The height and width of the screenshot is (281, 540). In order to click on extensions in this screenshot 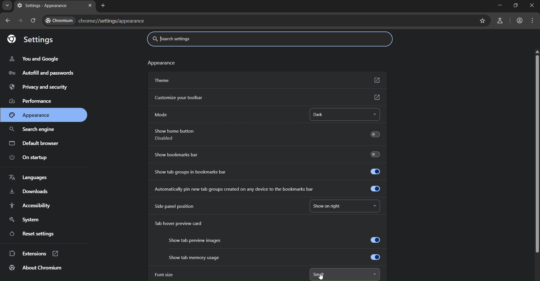, I will do `click(33, 254)`.